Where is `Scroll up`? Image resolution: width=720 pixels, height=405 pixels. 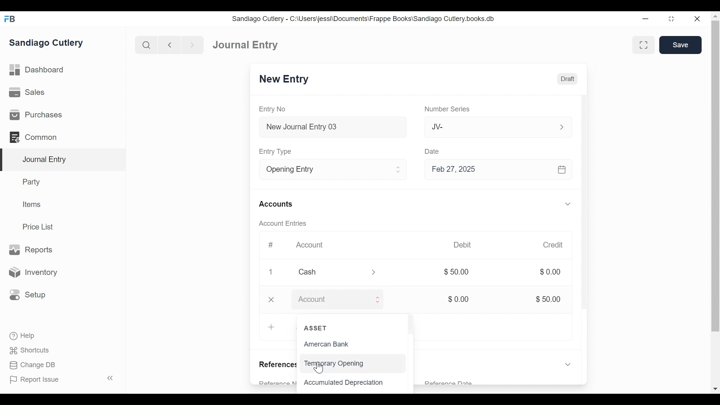 Scroll up is located at coordinates (715, 16).